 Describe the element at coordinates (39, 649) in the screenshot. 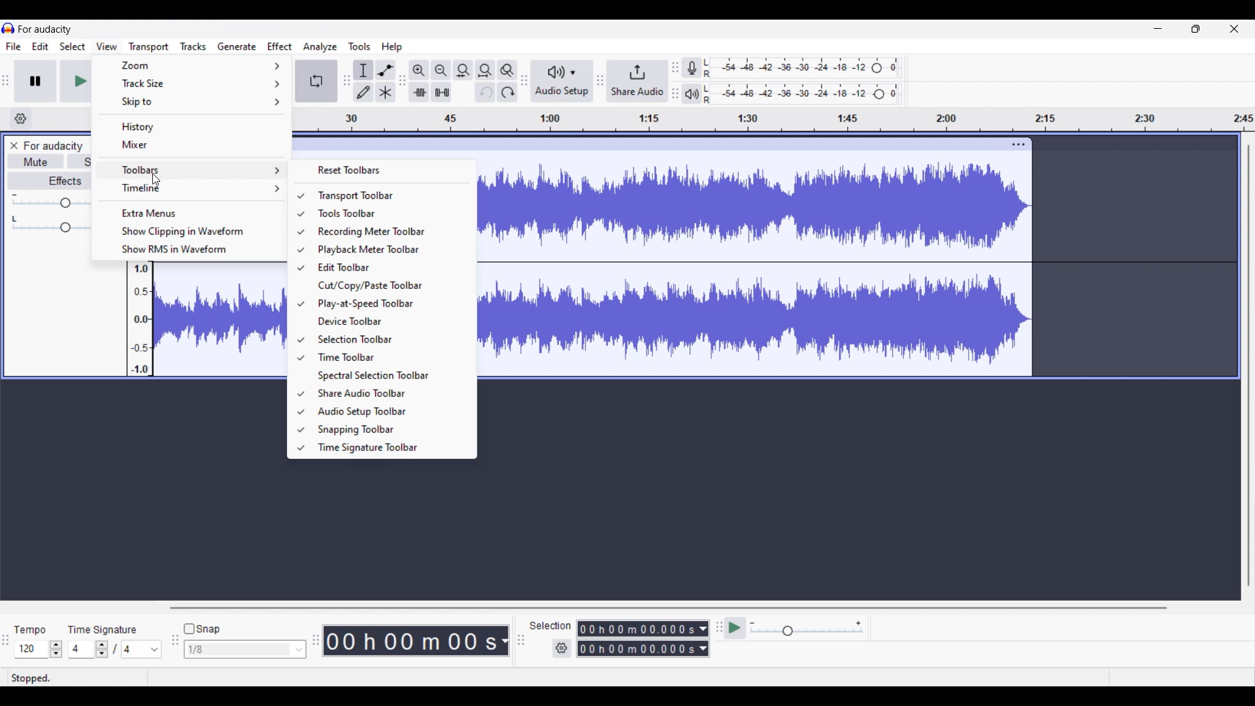

I see `tempo settings` at that location.